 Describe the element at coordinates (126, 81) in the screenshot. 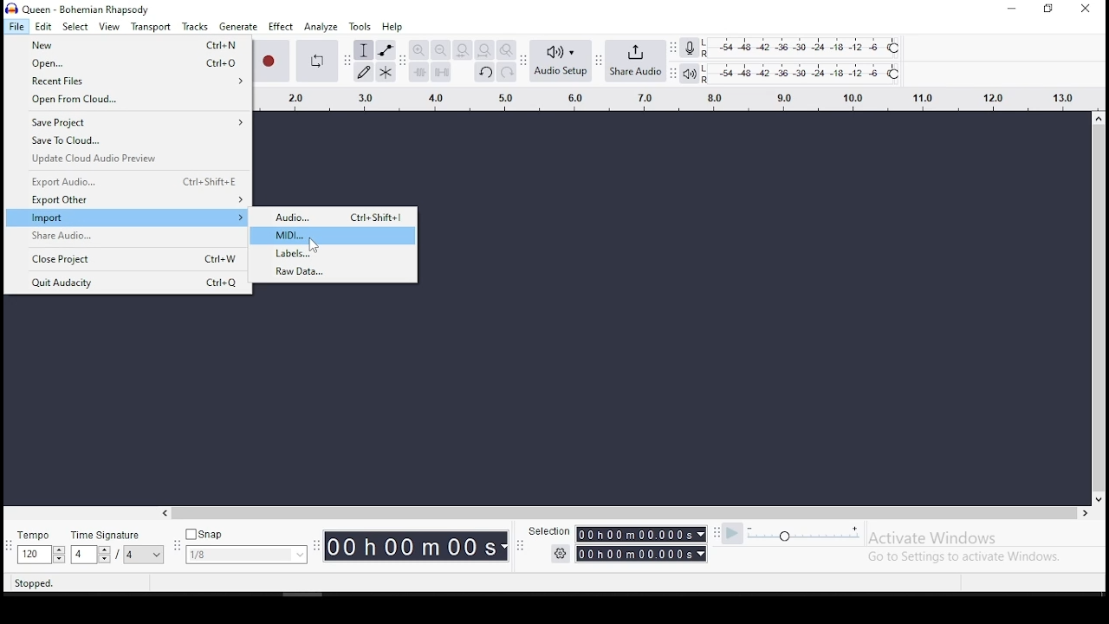

I see `recent files` at that location.